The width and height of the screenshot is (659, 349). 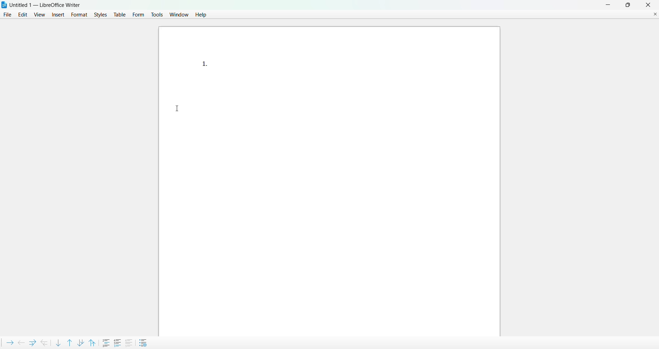 What do you see at coordinates (56, 14) in the screenshot?
I see `insert` at bounding box center [56, 14].